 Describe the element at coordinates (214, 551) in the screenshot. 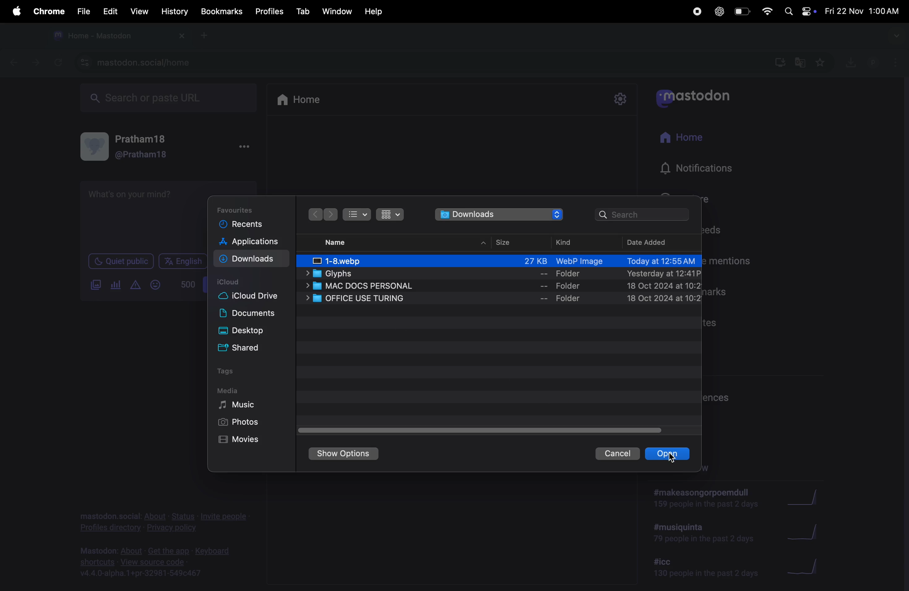

I see `keyboard` at that location.